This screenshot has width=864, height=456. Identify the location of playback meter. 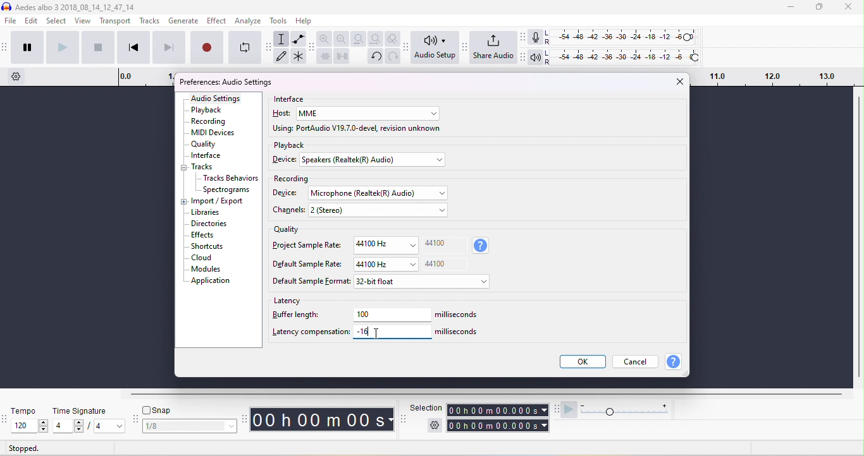
(537, 57).